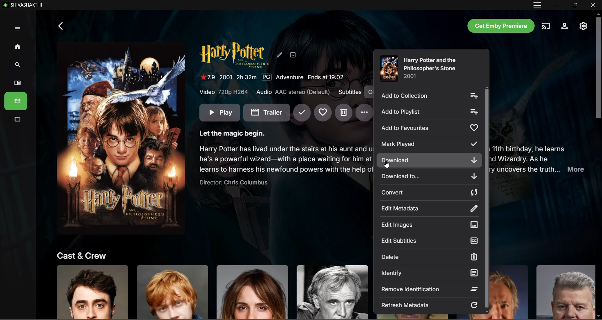 Image resolution: width=602 pixels, height=320 pixels. What do you see at coordinates (17, 120) in the screenshot?
I see `Metadata Manager` at bounding box center [17, 120].